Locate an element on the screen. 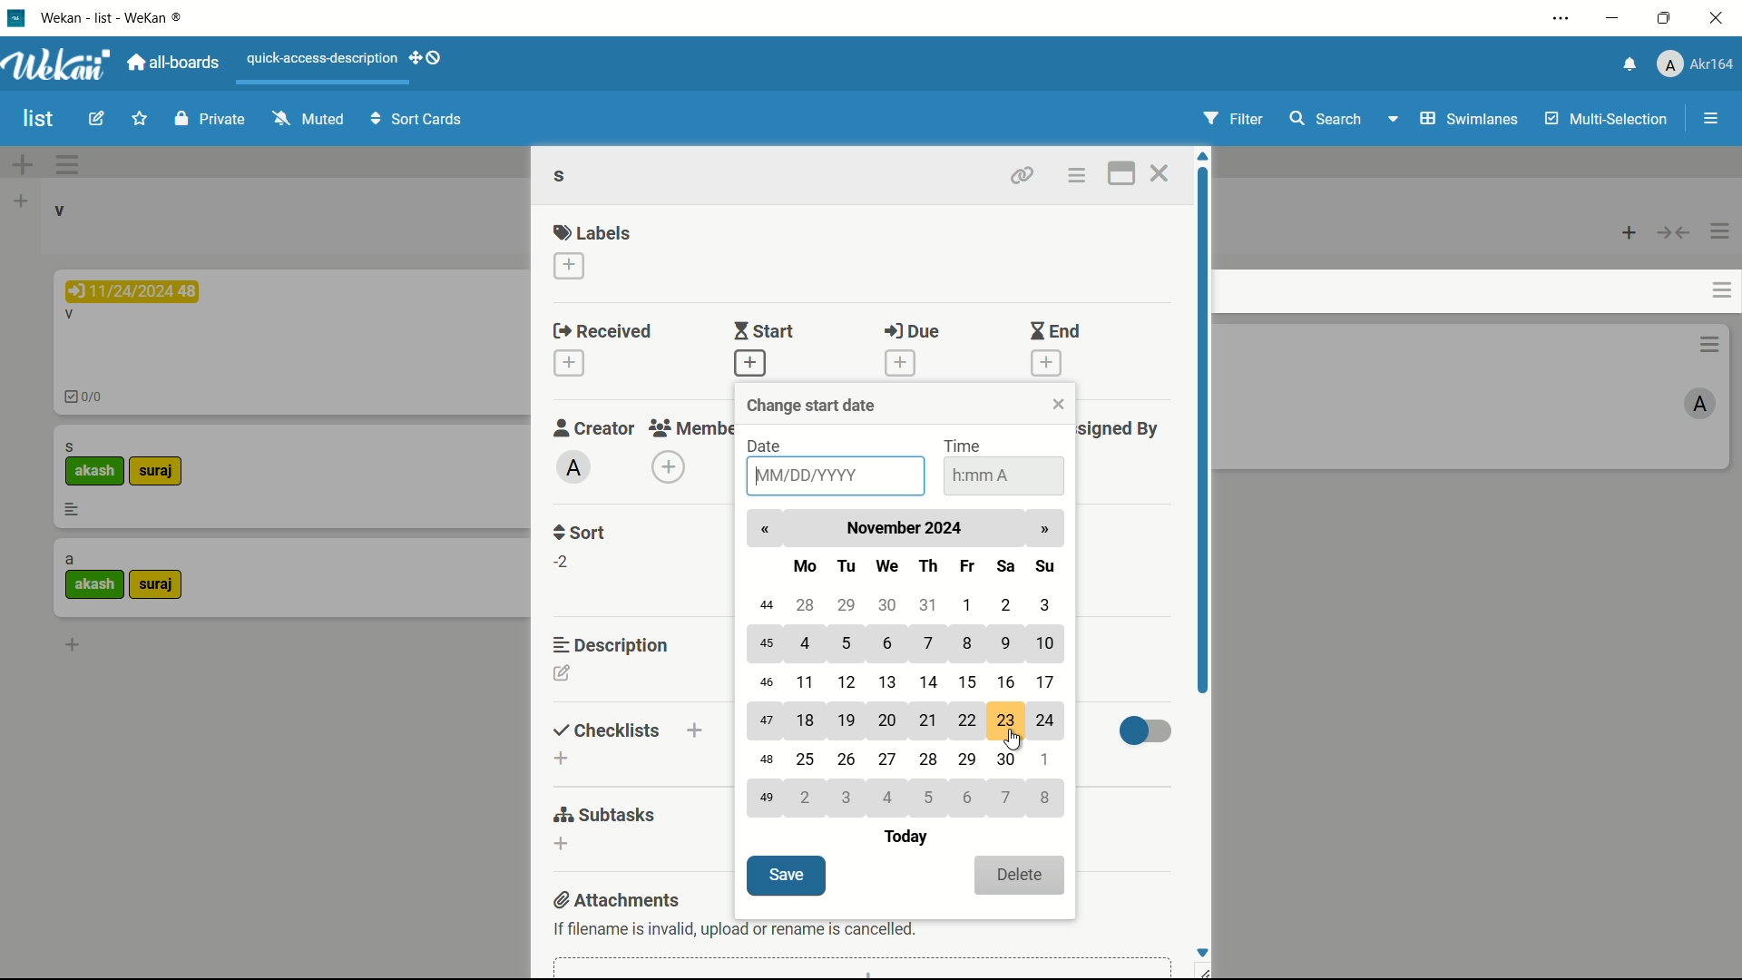  received is located at coordinates (607, 332).